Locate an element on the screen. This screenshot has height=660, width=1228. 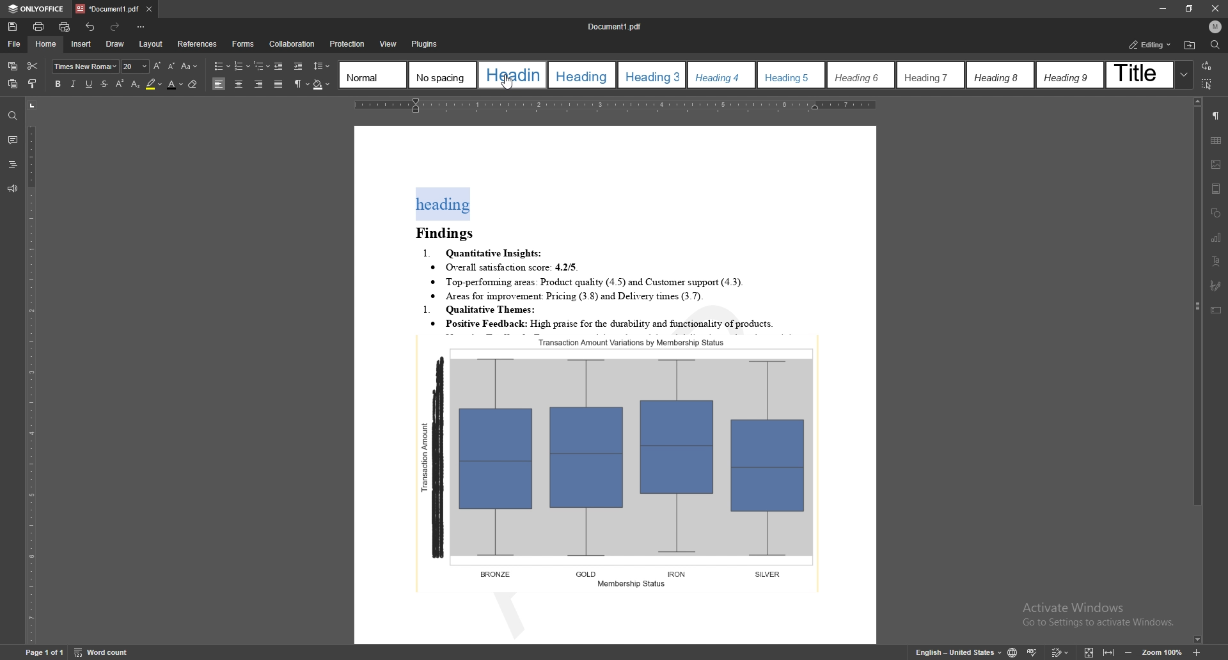
® Areas for improvement: Pricing (3.8) and Delivery times (3.7). is located at coordinates (567, 294).